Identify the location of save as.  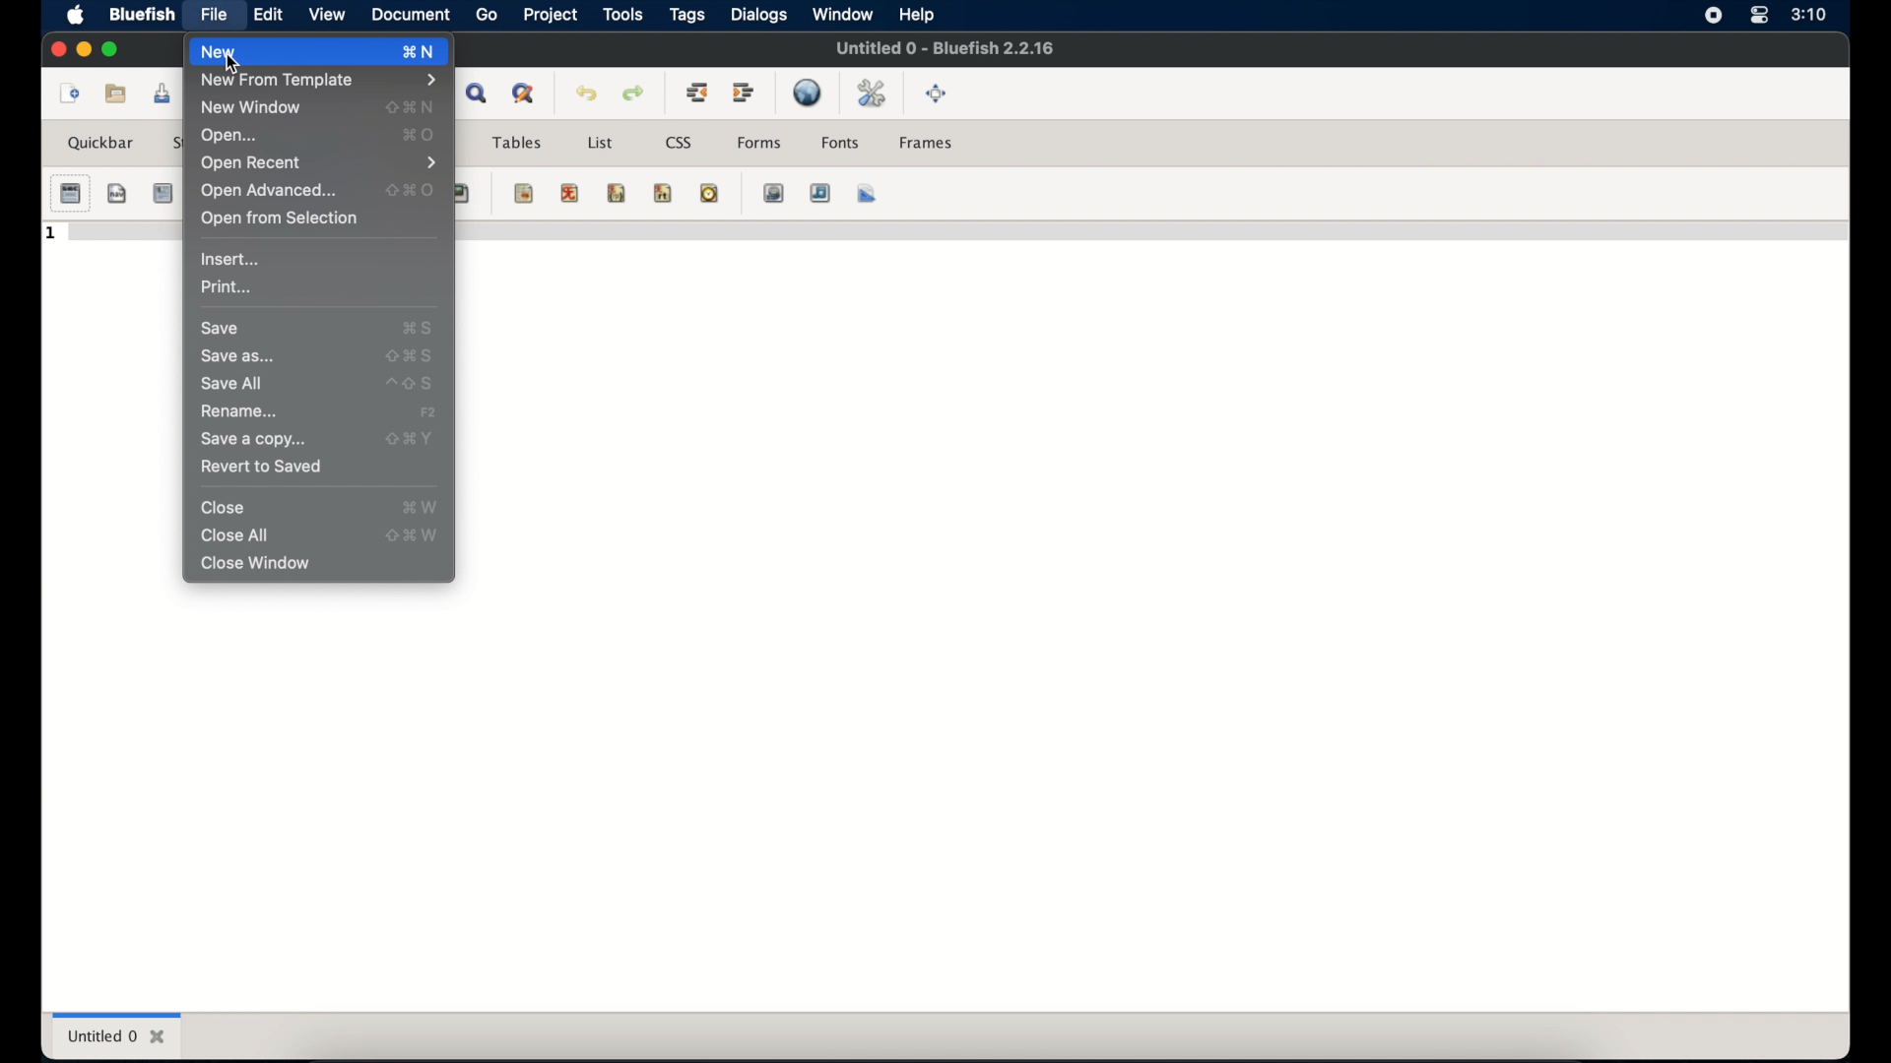
(238, 355).